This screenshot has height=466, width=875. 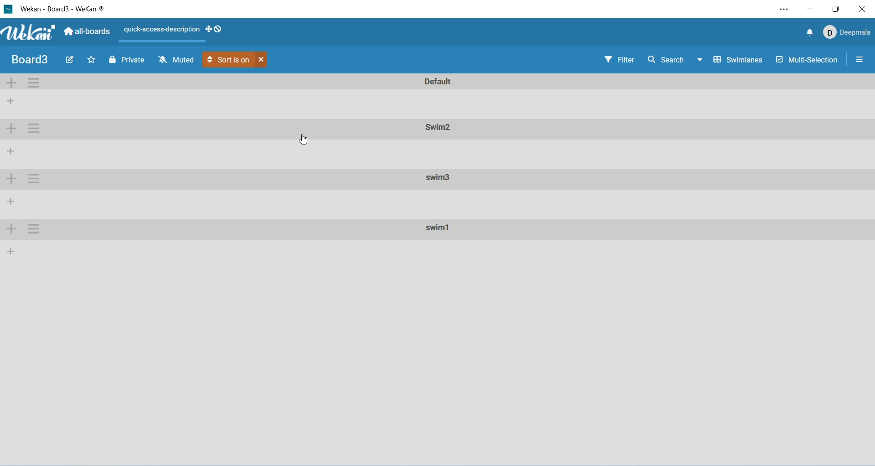 I want to click on add list, so click(x=10, y=153).